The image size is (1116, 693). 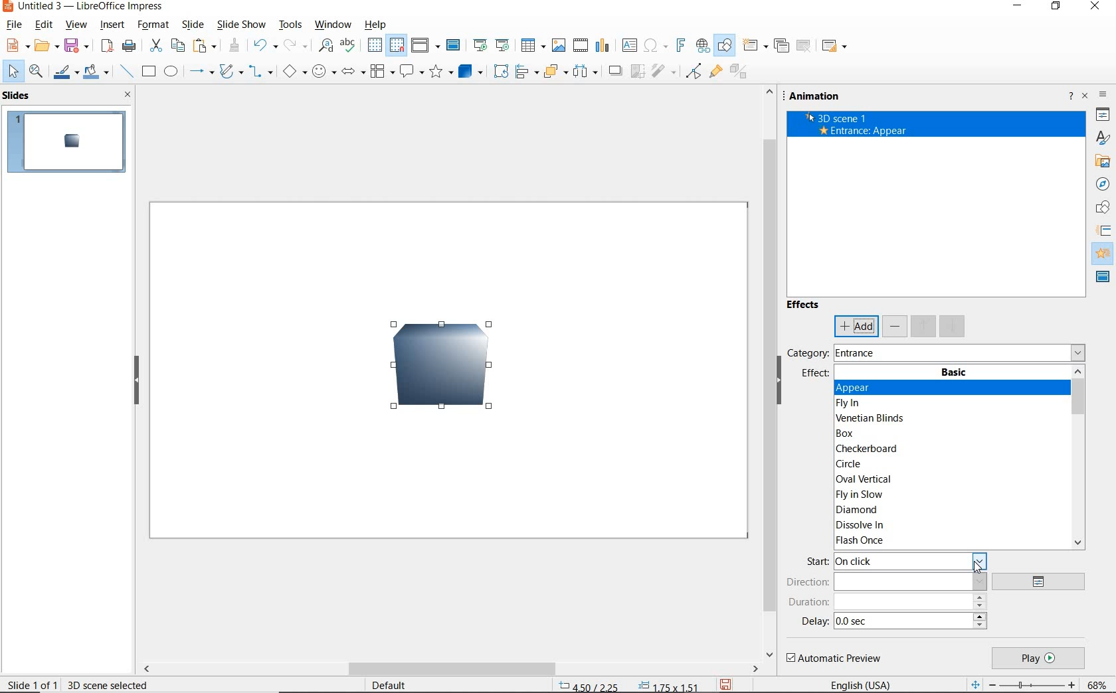 What do you see at coordinates (603, 46) in the screenshot?
I see `insert chart` at bounding box center [603, 46].